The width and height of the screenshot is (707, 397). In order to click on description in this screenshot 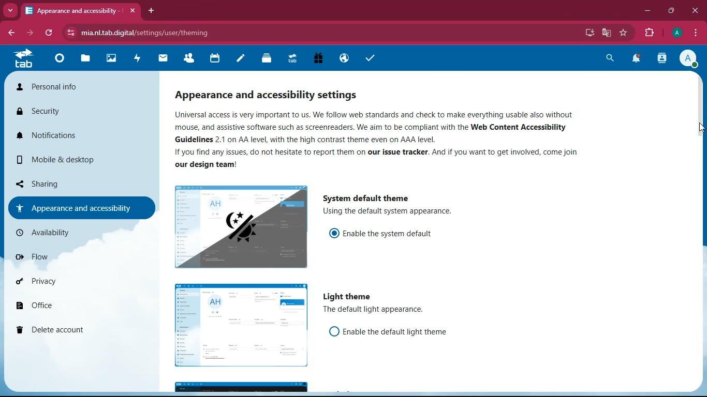, I will do `click(388, 140)`.